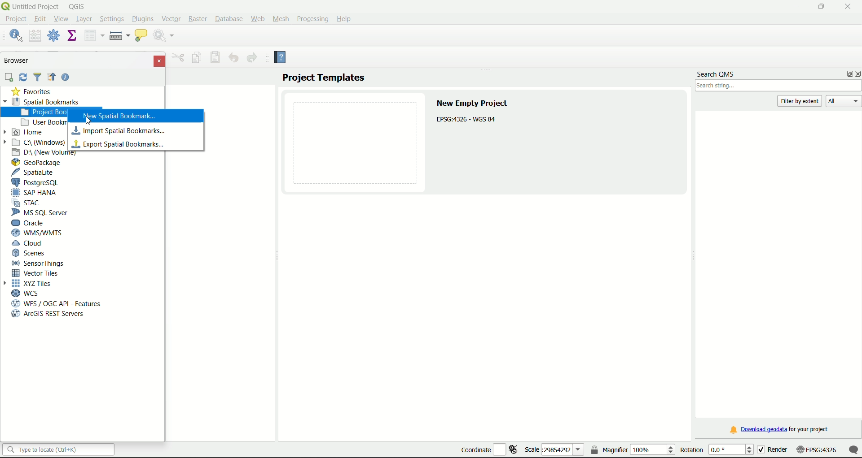 Image resolution: width=862 pixels, height=458 pixels. I want to click on open attribute table, so click(93, 36).